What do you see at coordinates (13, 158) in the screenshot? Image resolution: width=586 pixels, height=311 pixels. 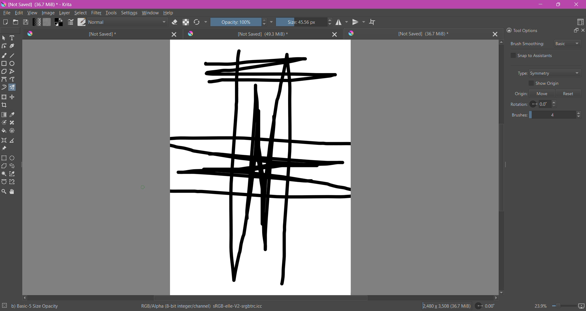 I see `Elliptical Selection Tool` at bounding box center [13, 158].